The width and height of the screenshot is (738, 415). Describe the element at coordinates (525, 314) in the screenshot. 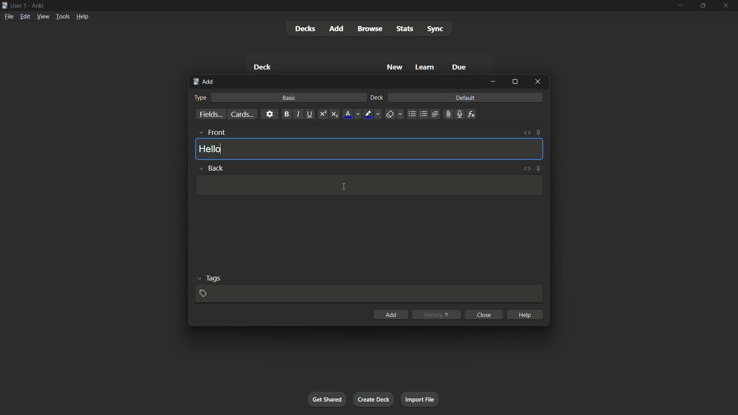

I see `help` at that location.